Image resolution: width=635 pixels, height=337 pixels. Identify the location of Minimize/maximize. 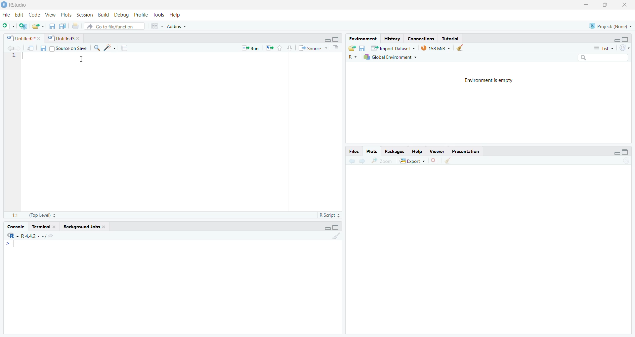
(615, 39).